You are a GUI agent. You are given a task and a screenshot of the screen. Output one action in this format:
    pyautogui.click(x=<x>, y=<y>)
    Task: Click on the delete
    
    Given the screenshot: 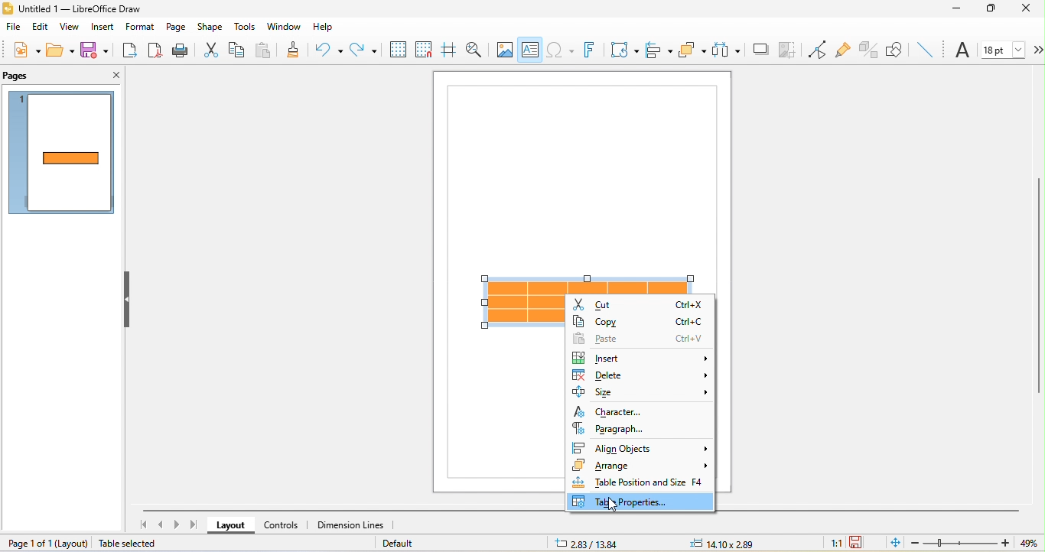 What is the action you would take?
    pyautogui.click(x=640, y=375)
    